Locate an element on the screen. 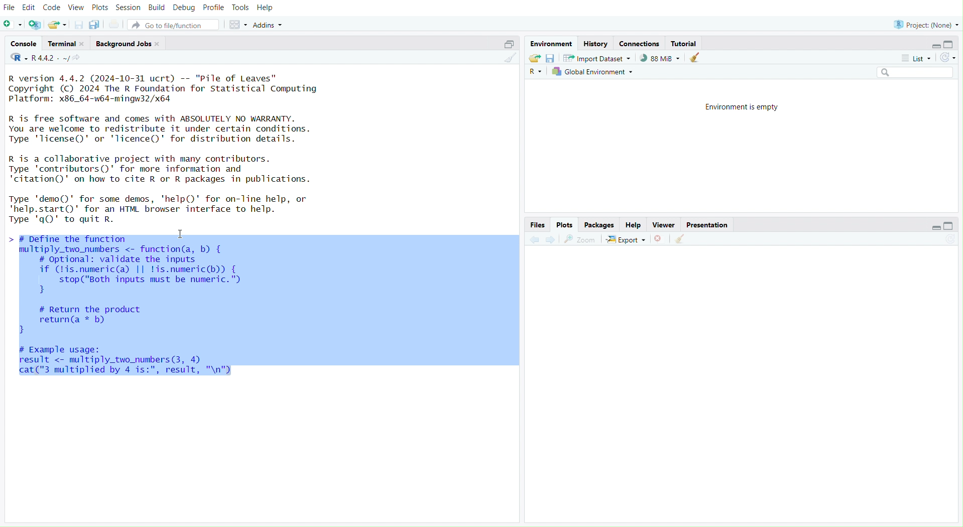  View the current working directory is located at coordinates (83, 60).